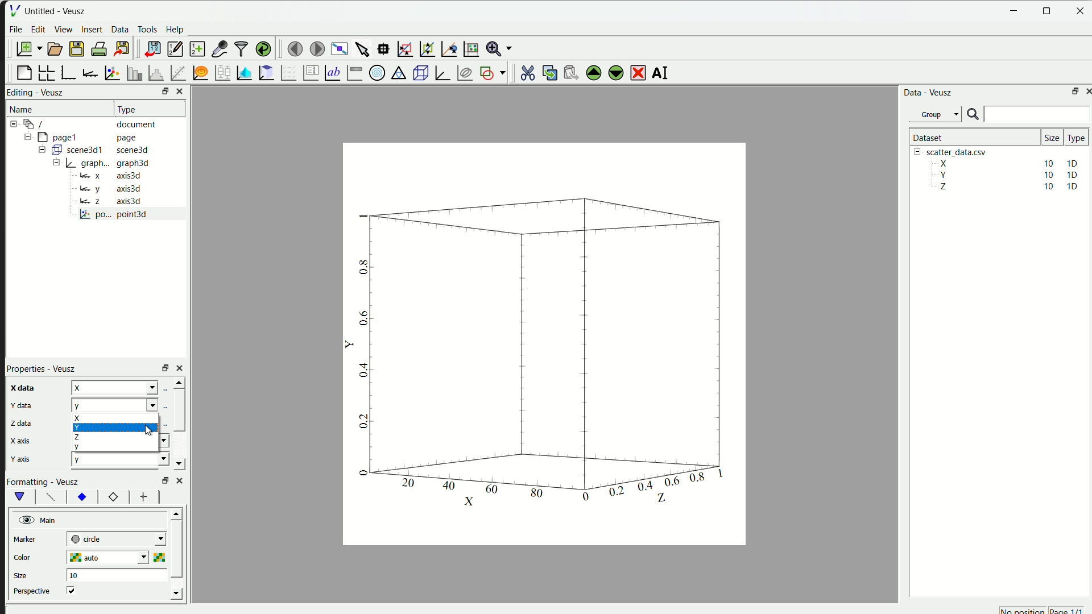  I want to click on plot bar chart, so click(131, 73).